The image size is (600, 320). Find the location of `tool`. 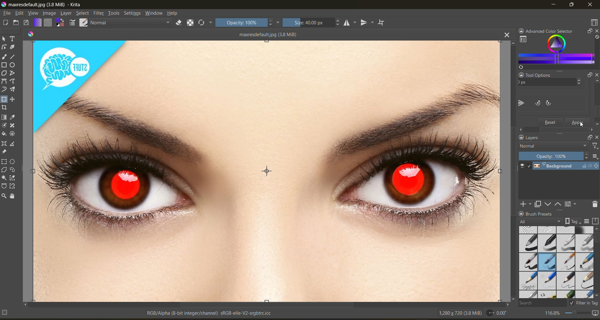

tool is located at coordinates (13, 118).